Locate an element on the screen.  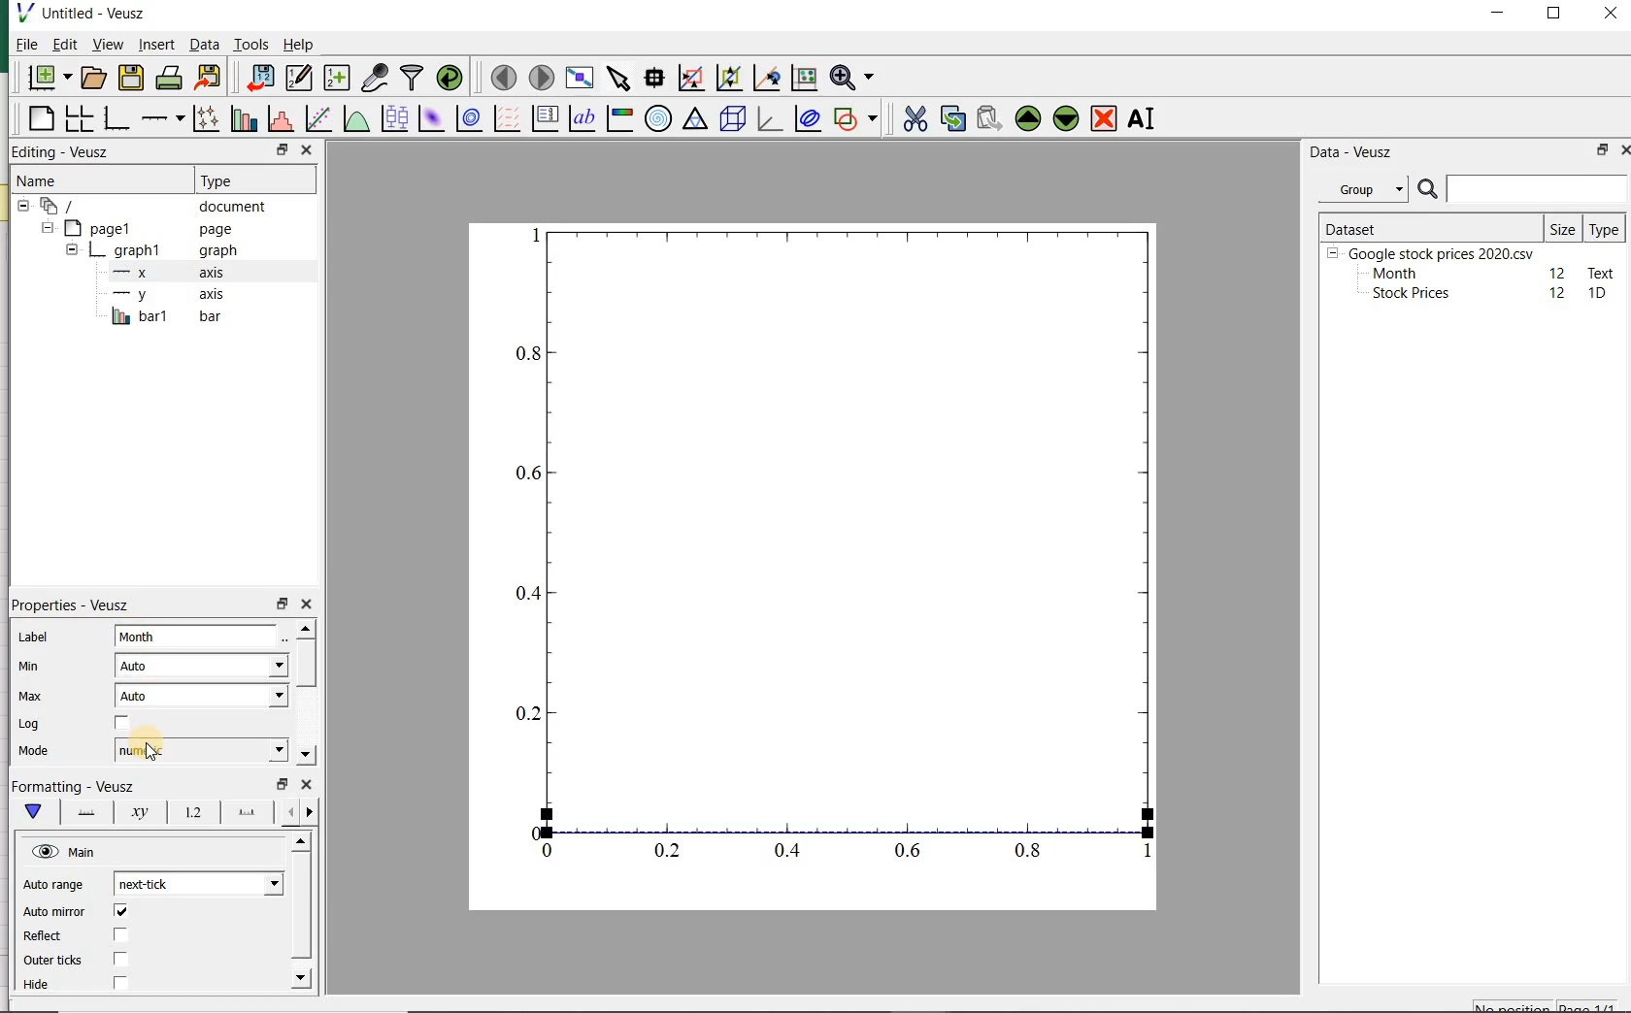
ternary graph is located at coordinates (694, 120).